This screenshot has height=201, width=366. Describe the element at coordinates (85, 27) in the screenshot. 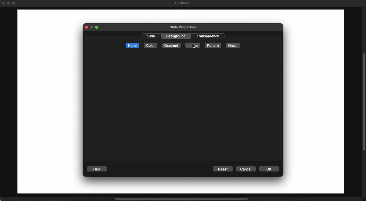

I see `Close` at that location.